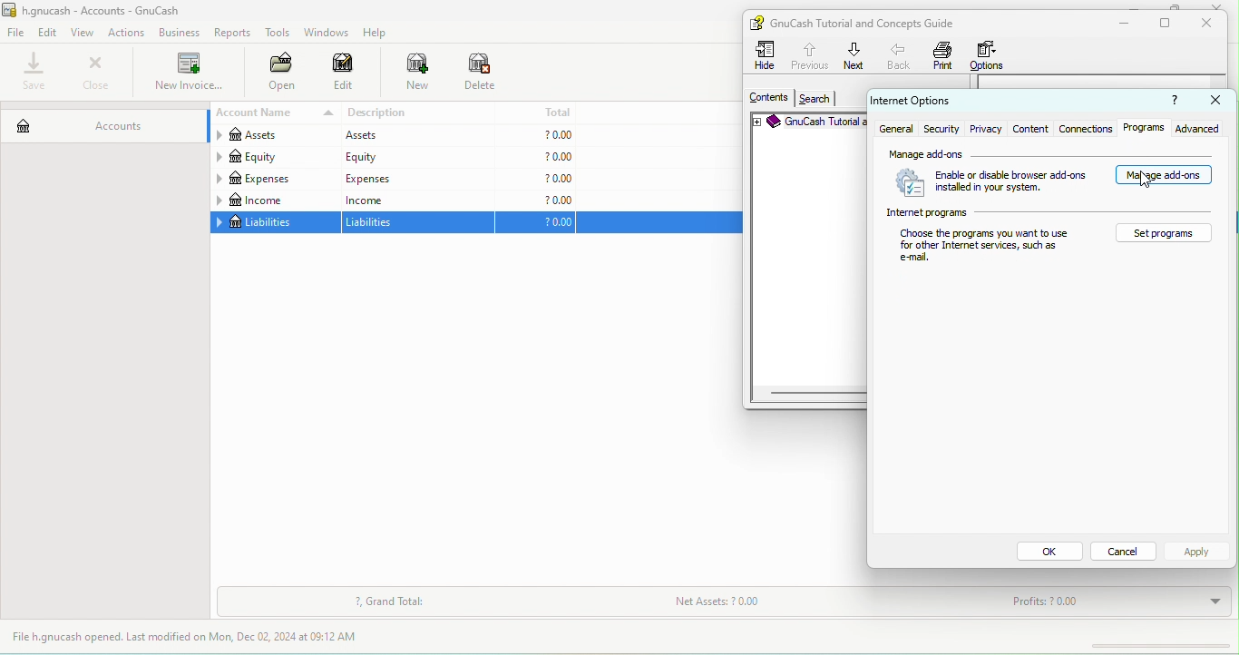 This screenshot has width=1239, height=655. What do you see at coordinates (49, 32) in the screenshot?
I see `edit` at bounding box center [49, 32].